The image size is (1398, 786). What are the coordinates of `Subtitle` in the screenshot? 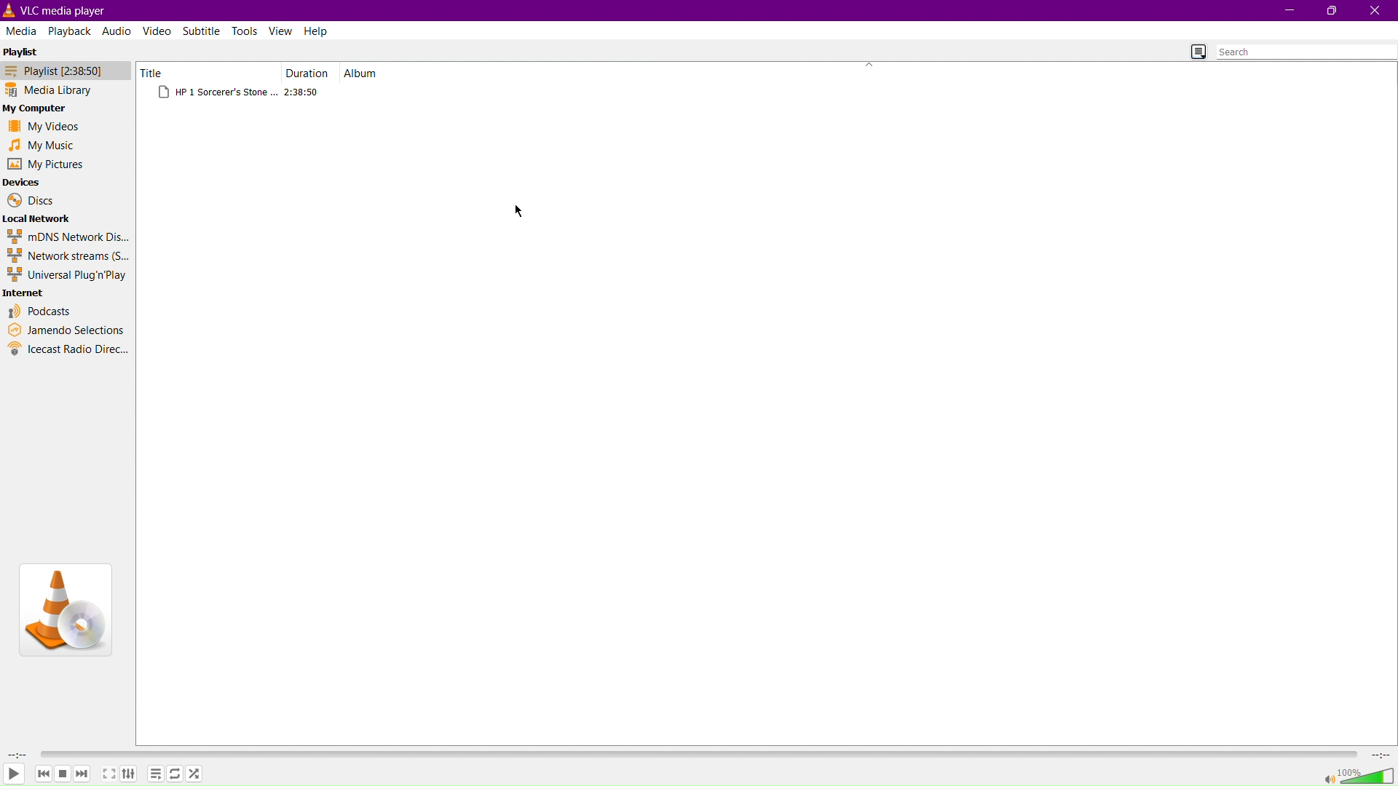 It's located at (203, 30).